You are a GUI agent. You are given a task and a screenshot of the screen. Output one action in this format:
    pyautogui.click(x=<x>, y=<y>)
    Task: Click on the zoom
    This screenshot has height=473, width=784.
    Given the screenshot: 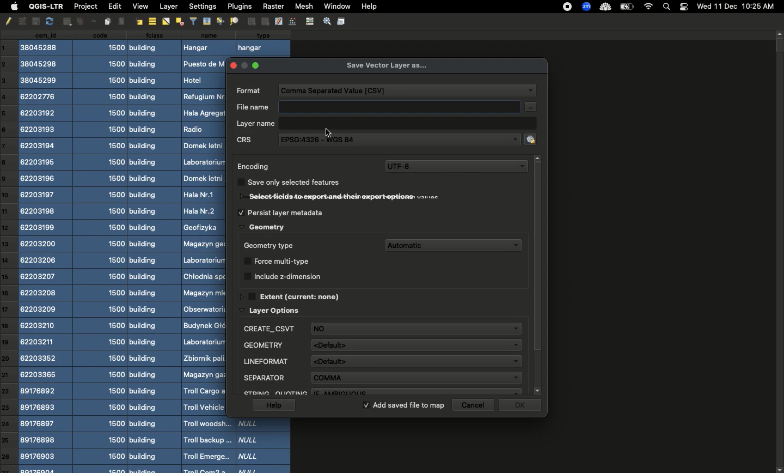 What is the action you would take?
    pyautogui.click(x=585, y=7)
    